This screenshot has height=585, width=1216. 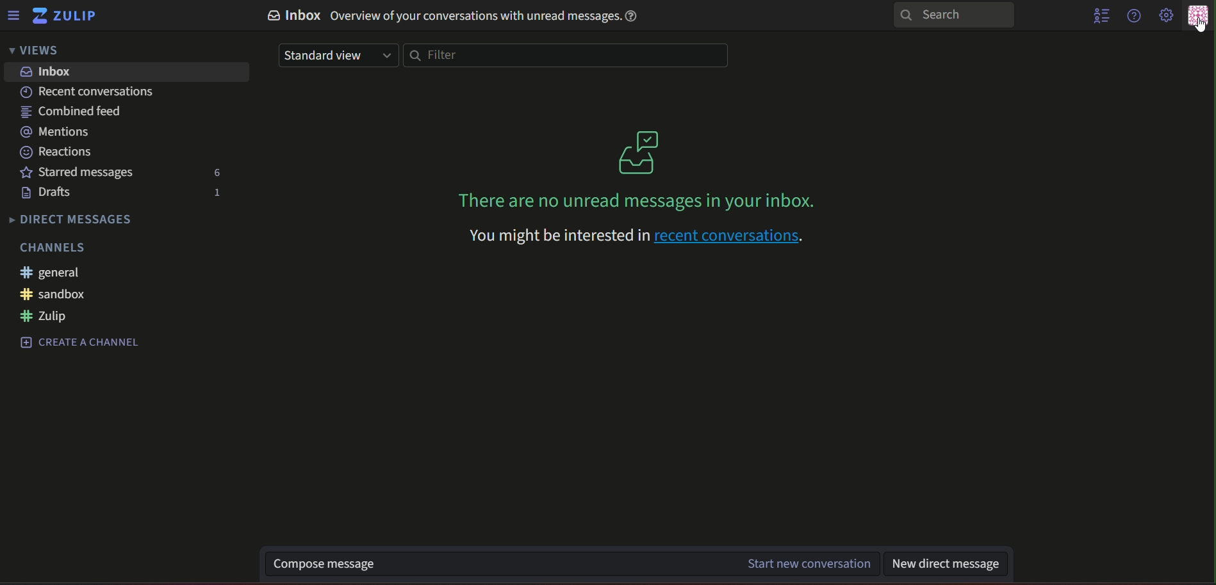 I want to click on number, so click(x=220, y=172).